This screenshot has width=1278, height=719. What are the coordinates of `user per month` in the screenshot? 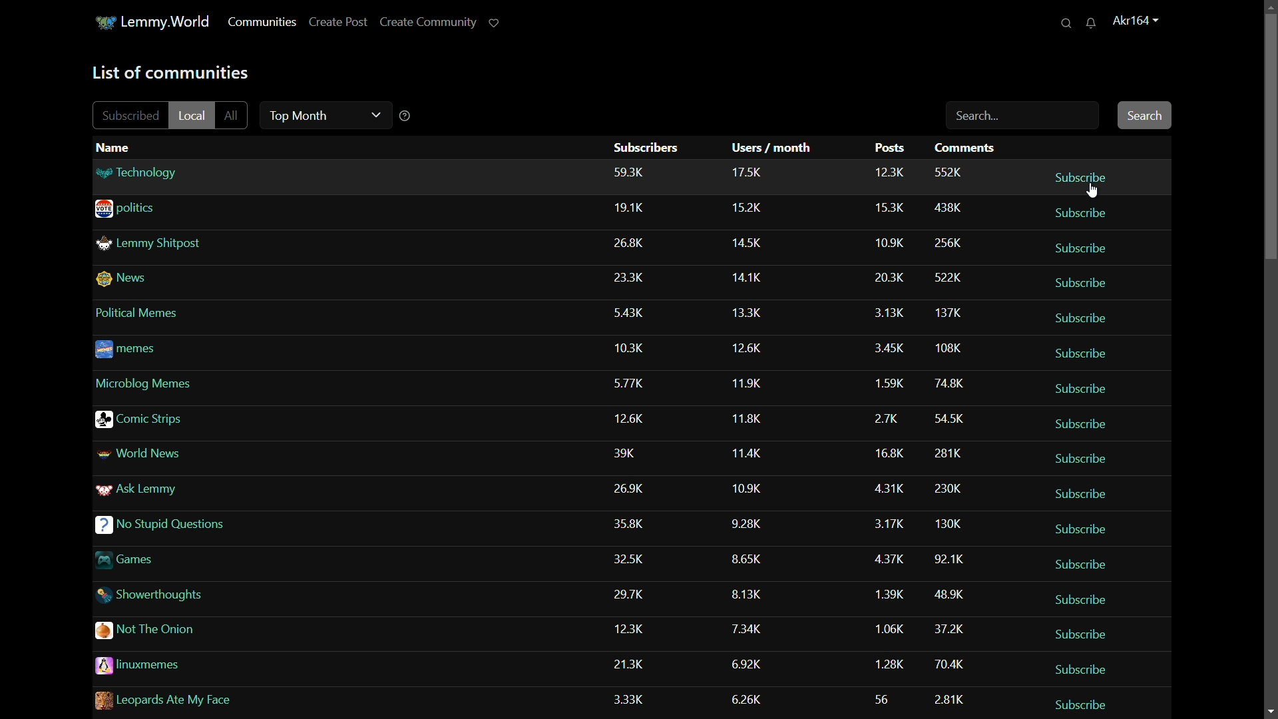 It's located at (750, 172).